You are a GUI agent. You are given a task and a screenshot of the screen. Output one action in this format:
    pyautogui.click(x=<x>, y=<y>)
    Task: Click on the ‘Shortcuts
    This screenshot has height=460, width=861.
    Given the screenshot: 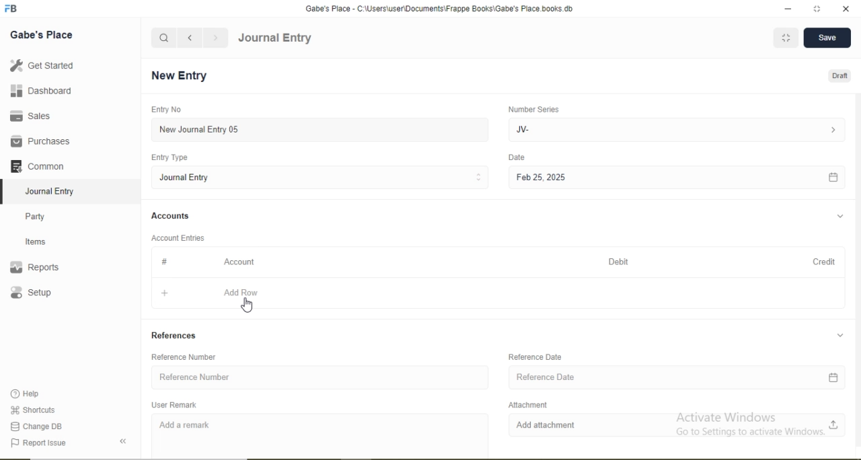 What is the action you would take?
    pyautogui.click(x=34, y=409)
    